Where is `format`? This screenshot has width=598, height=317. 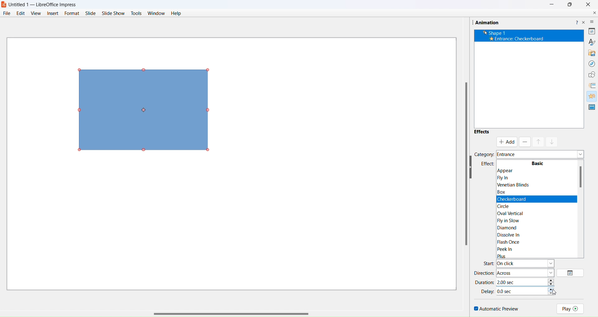 format is located at coordinates (71, 13).